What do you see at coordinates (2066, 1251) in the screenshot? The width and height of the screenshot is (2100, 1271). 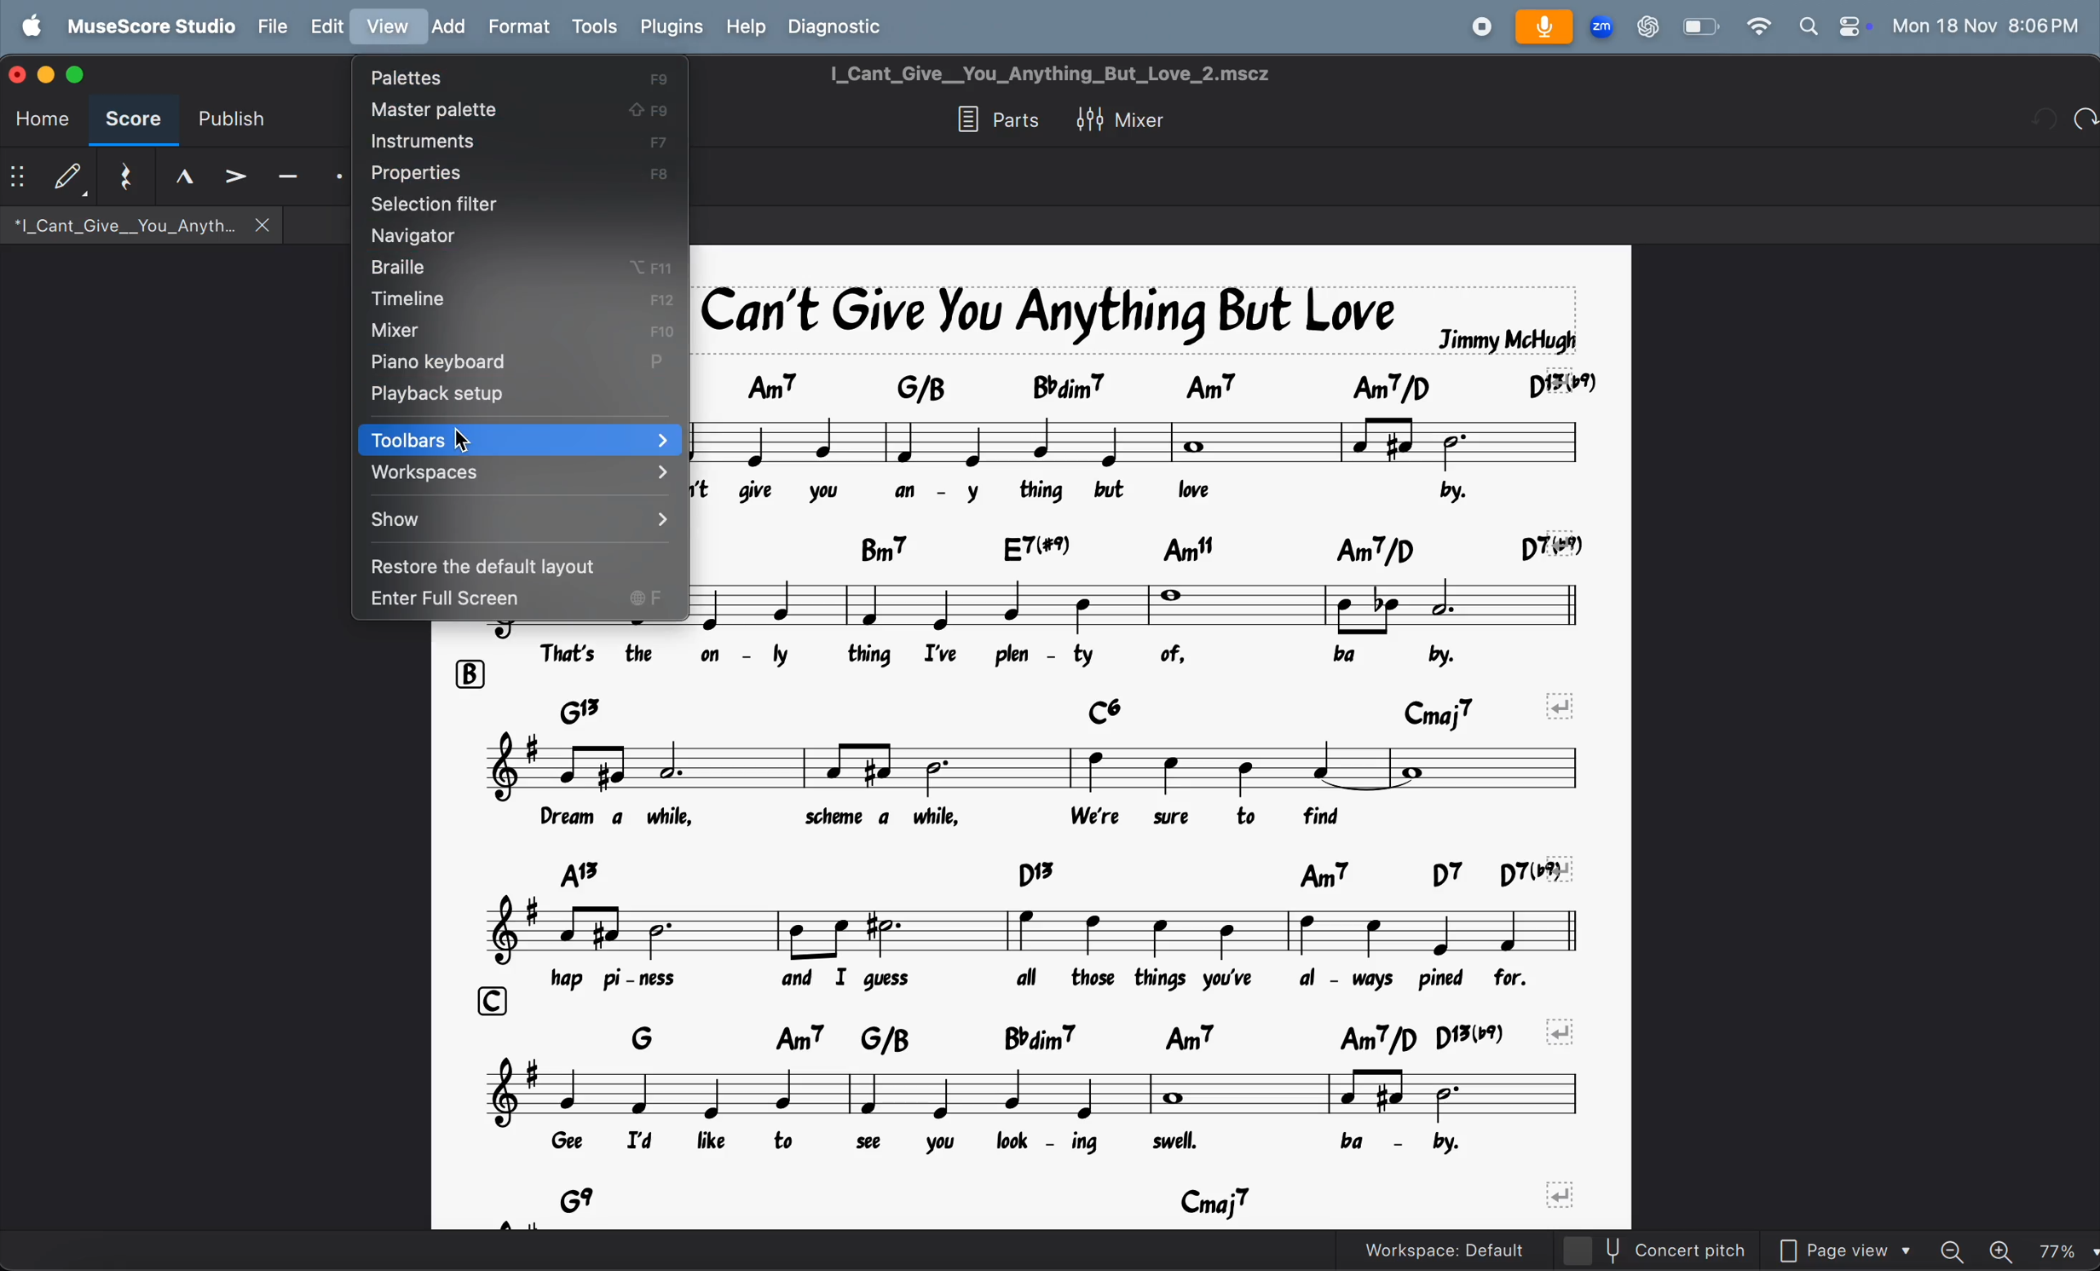 I see `page zoom level` at bounding box center [2066, 1251].